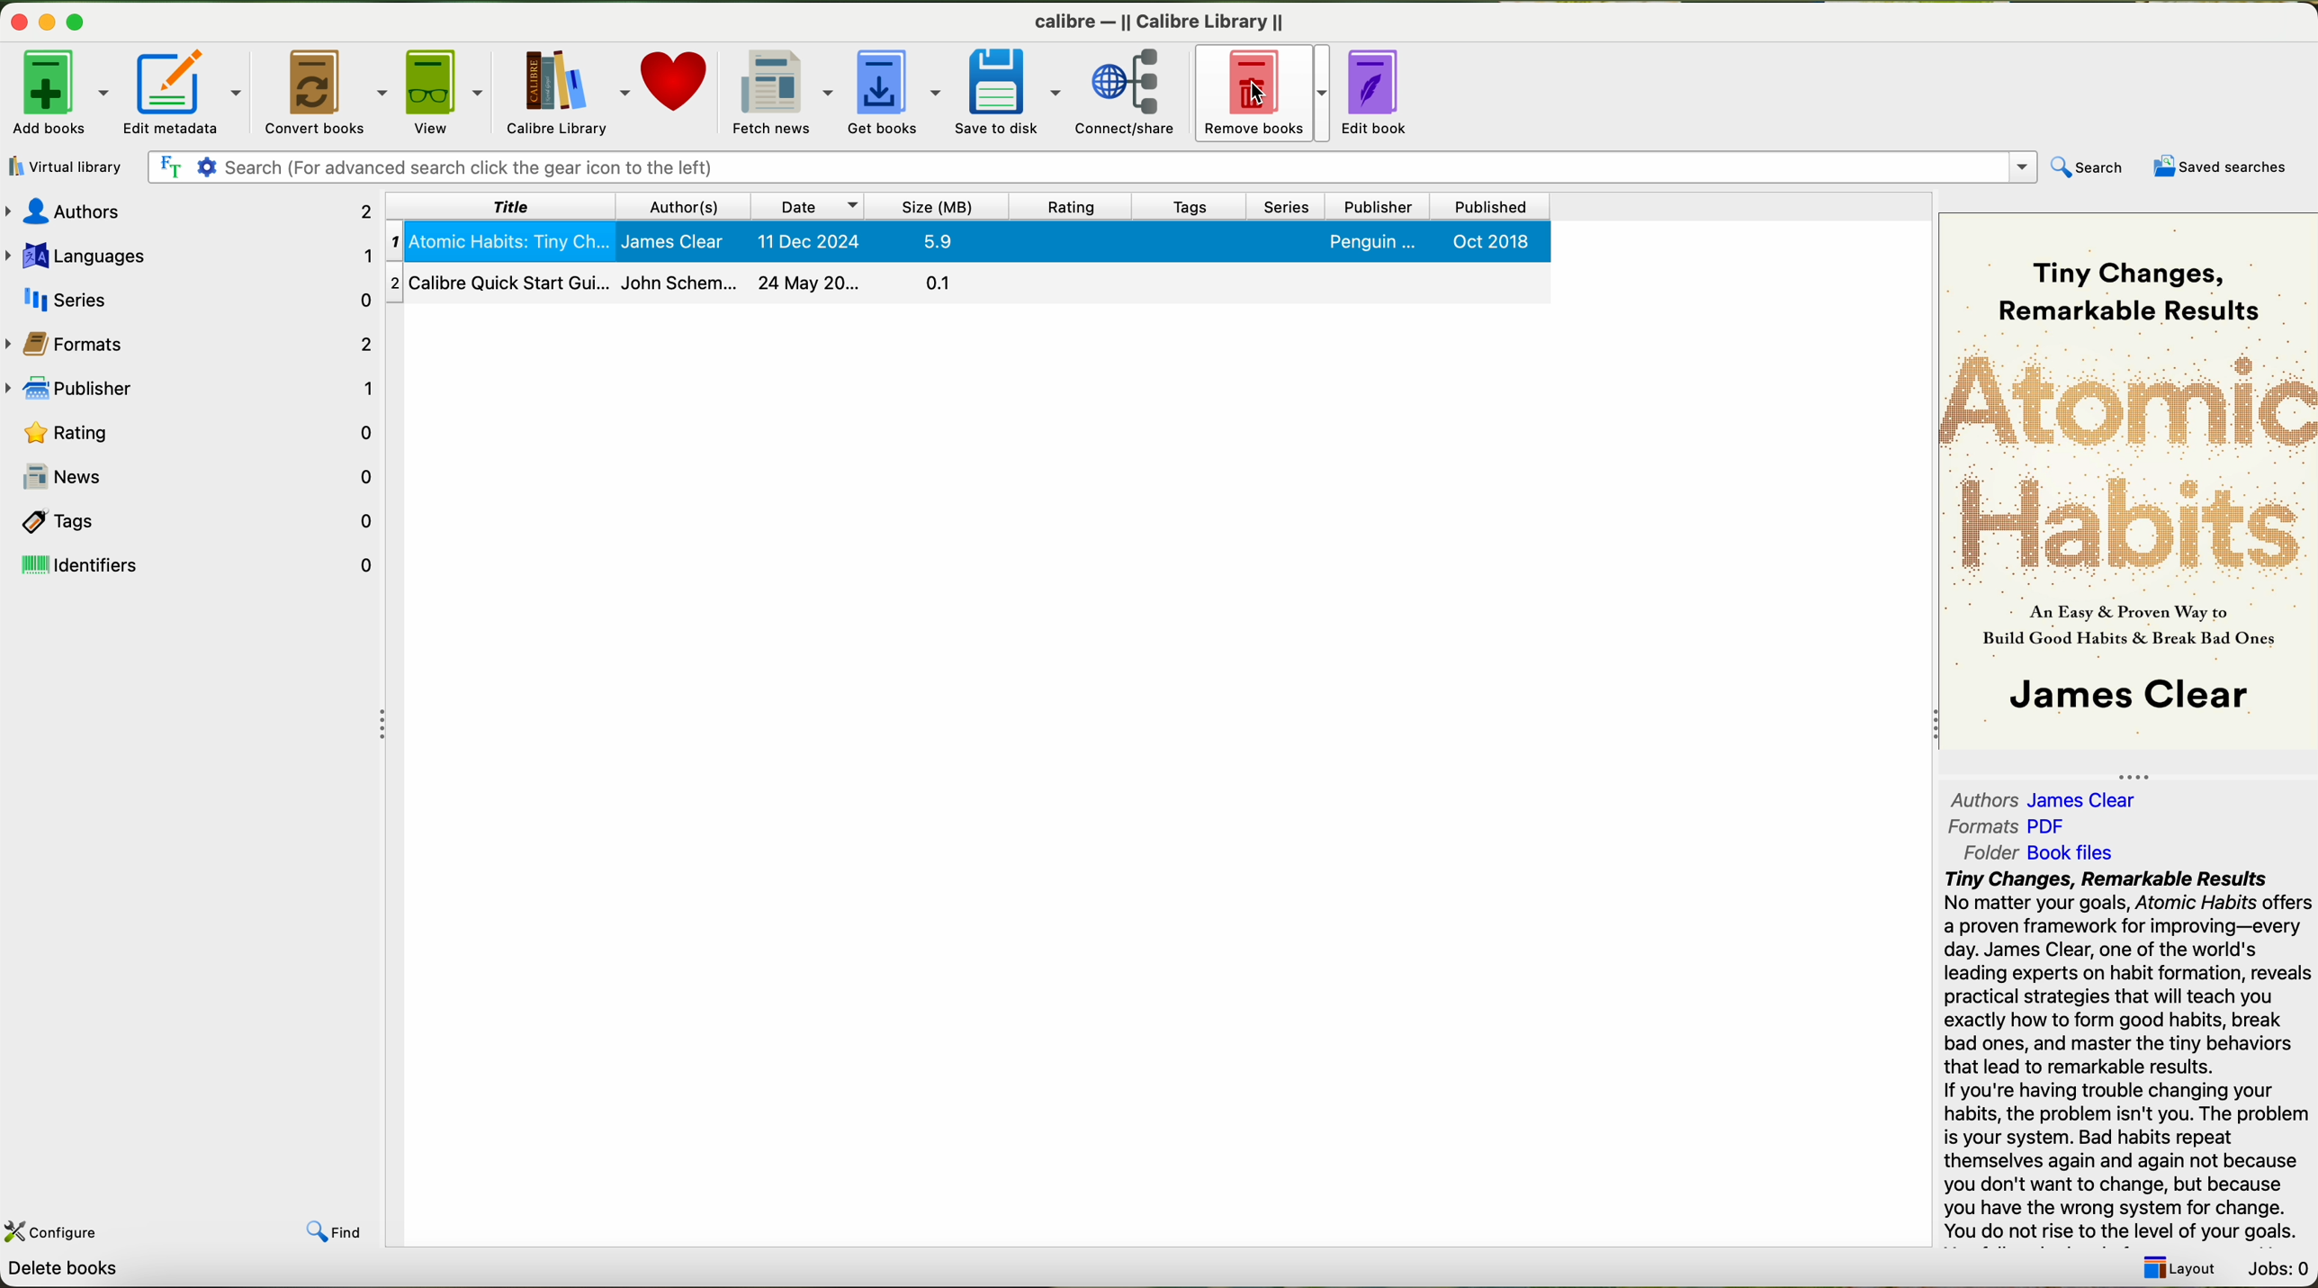 Image resolution: width=2318 pixels, height=1288 pixels. I want to click on search bar, so click(1092, 167).